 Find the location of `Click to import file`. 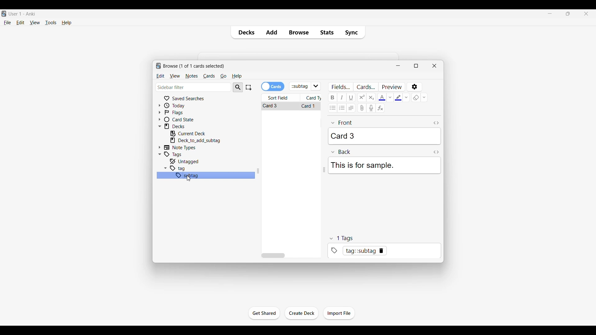

Click to import file is located at coordinates (339, 313).